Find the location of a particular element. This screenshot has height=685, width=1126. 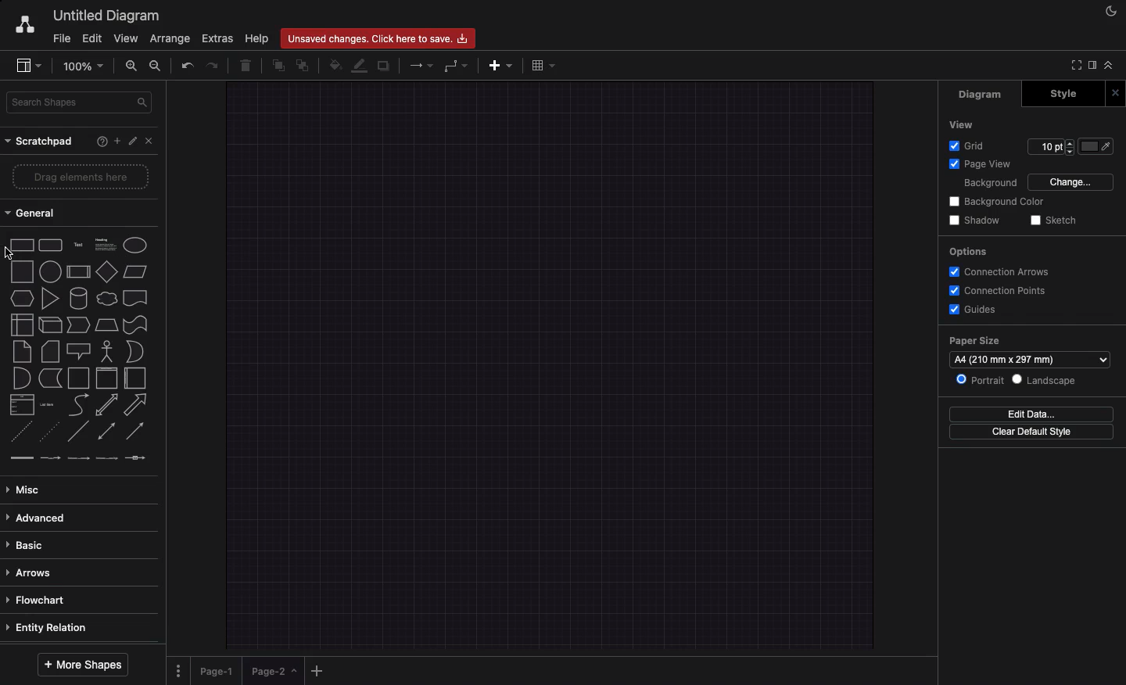

hexagone is located at coordinates (21, 296).